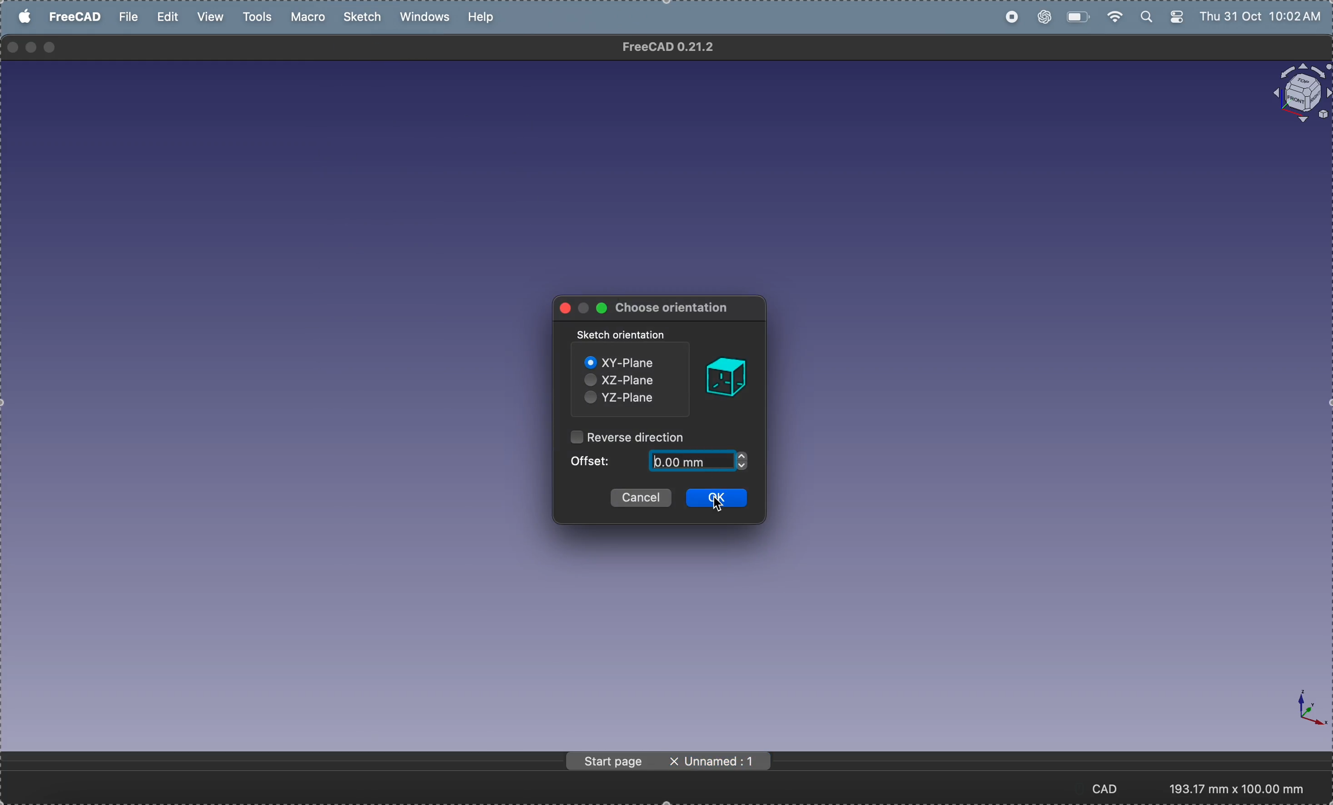  I want to click on cancel, so click(641, 498).